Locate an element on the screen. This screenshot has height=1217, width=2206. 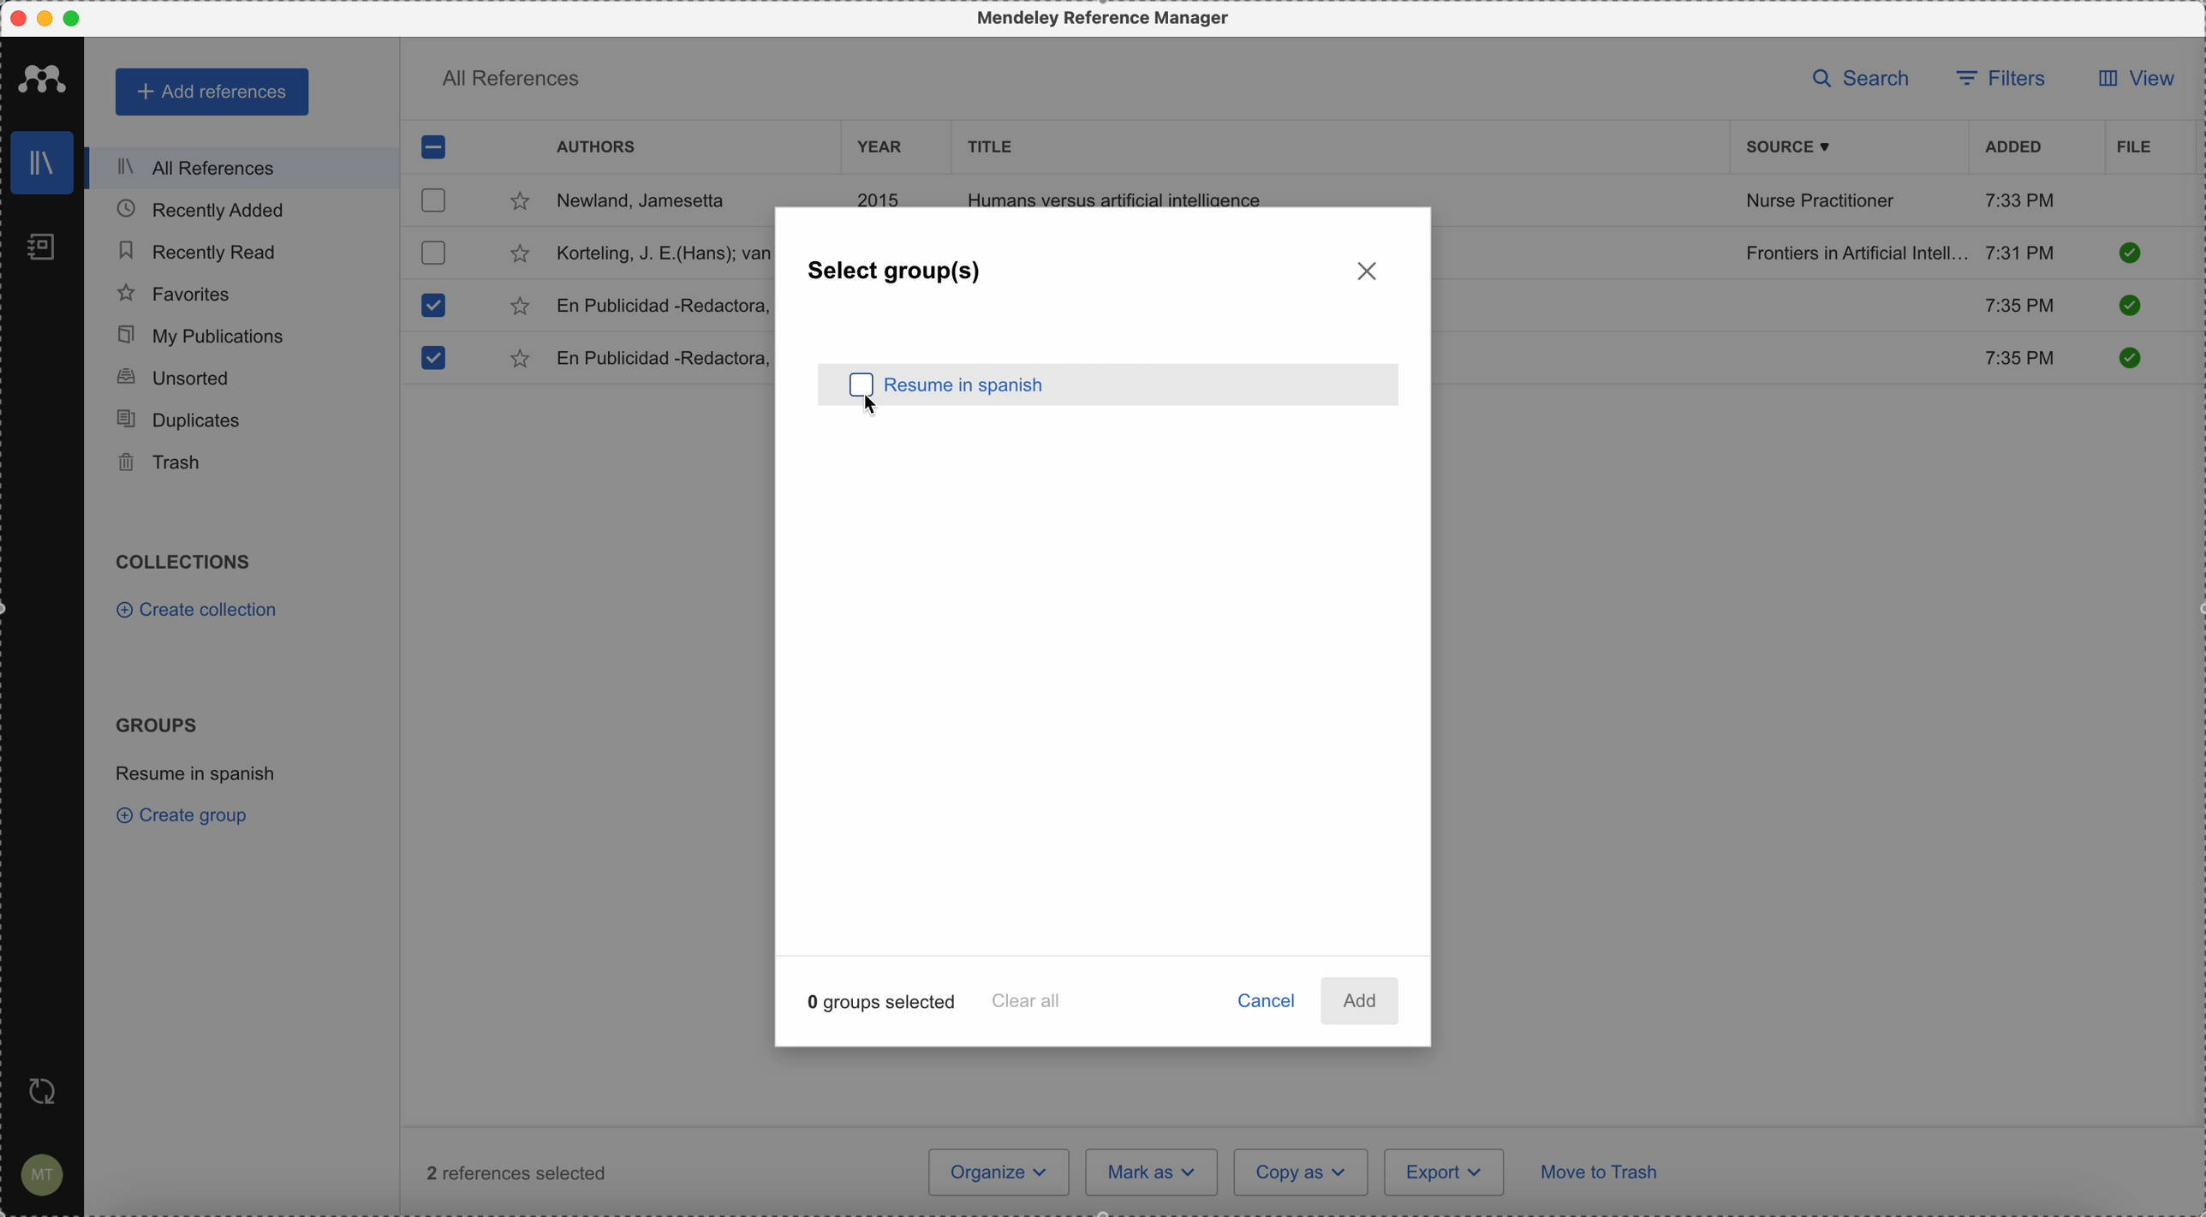
2 reference selected is located at coordinates (517, 1172).